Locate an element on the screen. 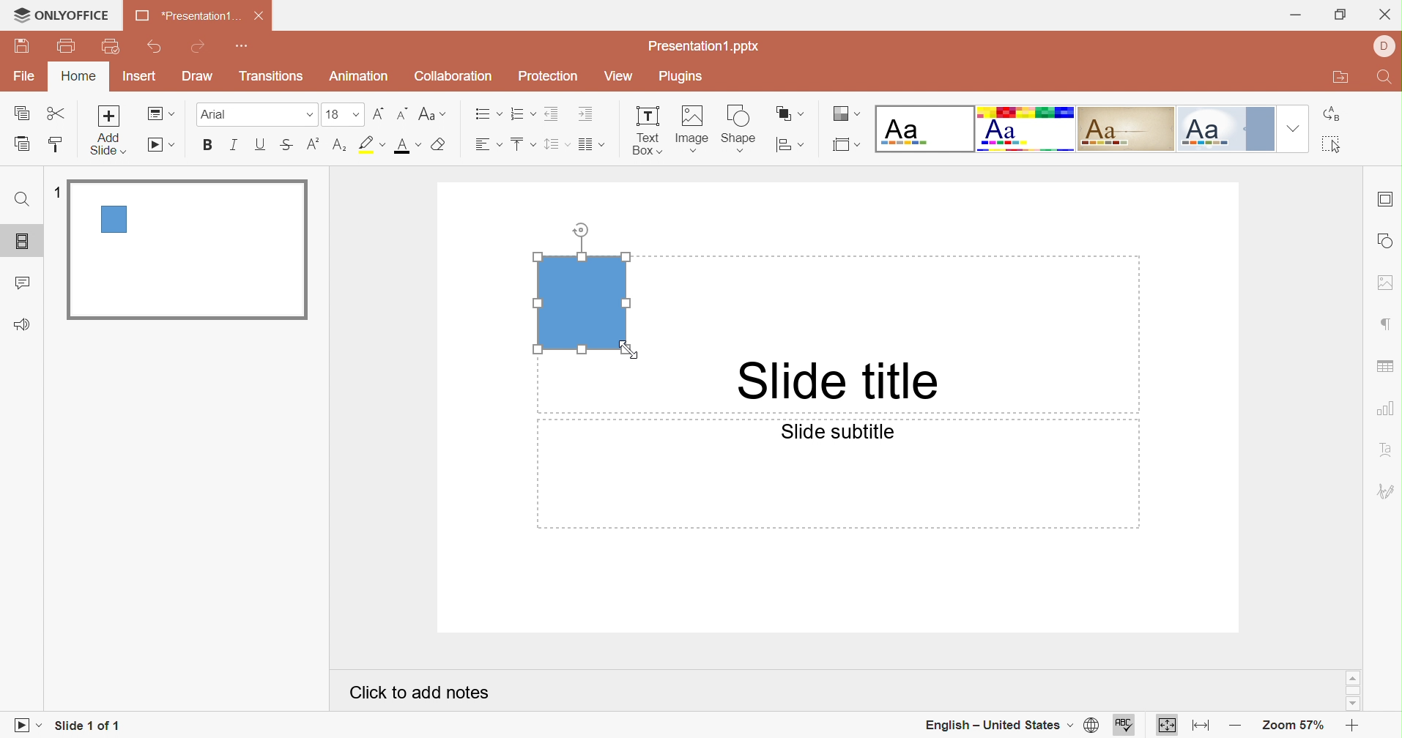 This screenshot has width=1402, height=738. Print file is located at coordinates (70, 45).